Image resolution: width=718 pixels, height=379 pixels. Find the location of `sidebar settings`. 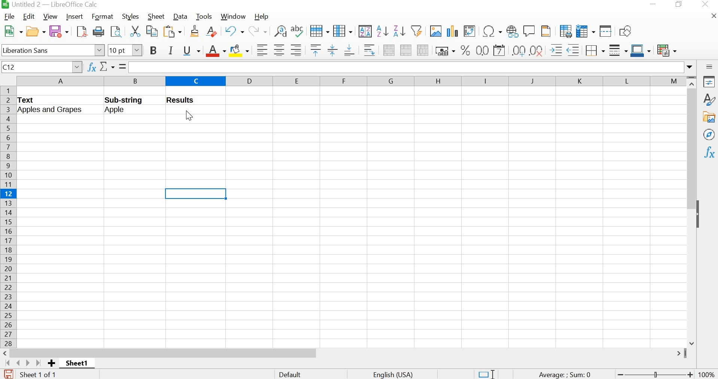

sidebar settings is located at coordinates (709, 67).